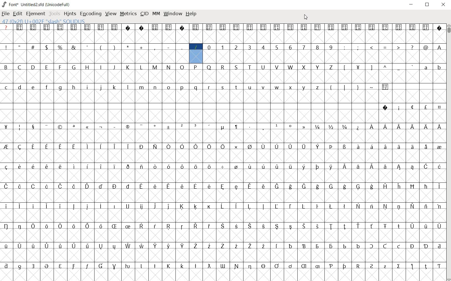 The height and width of the screenshot is (281, 451). Describe the element at coordinates (6, 27) in the screenshot. I see `Glyph` at that location.